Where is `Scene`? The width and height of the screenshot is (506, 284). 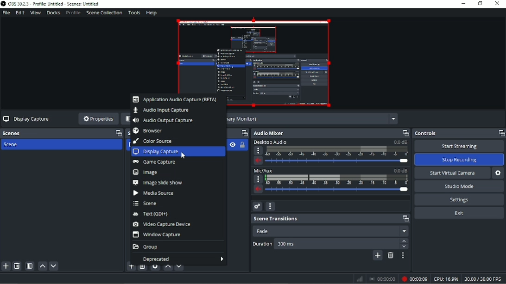 Scene is located at coordinates (13, 145).